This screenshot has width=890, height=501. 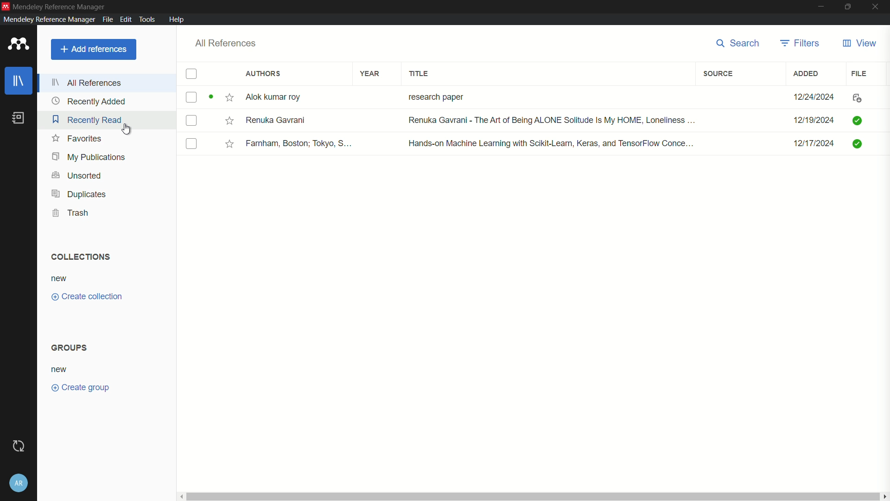 I want to click on check, so click(x=858, y=142).